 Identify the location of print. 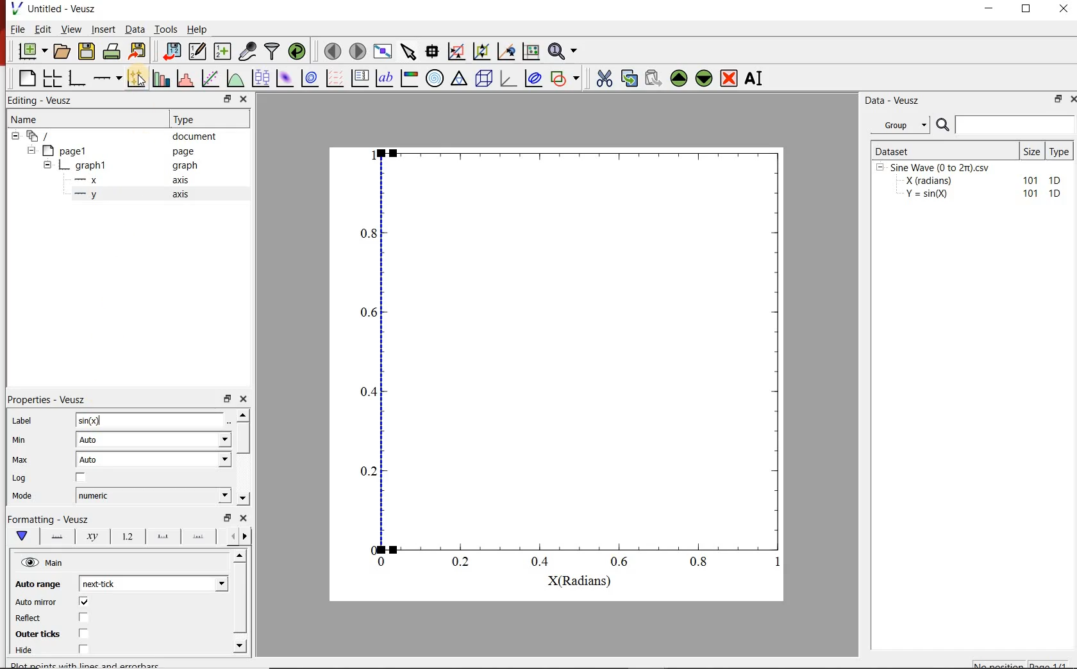
(113, 52).